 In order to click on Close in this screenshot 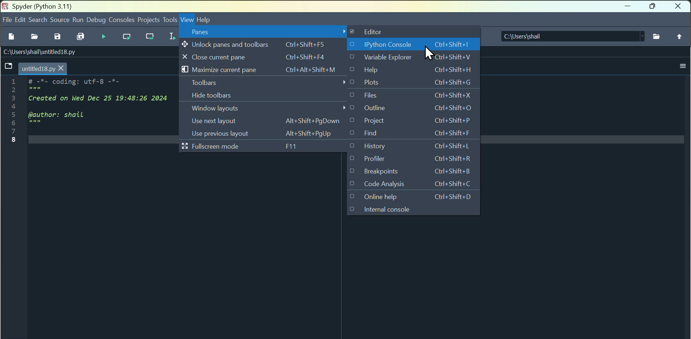, I will do `click(679, 6)`.